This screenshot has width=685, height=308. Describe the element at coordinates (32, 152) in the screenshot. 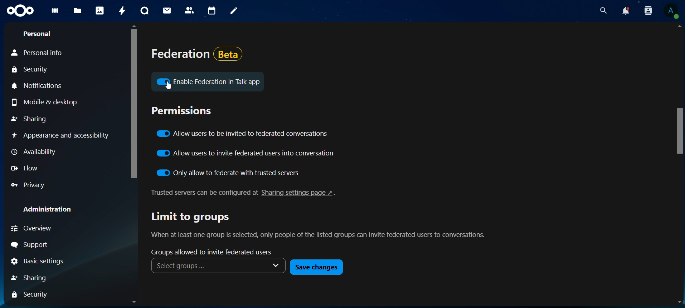

I see `Availability` at that location.